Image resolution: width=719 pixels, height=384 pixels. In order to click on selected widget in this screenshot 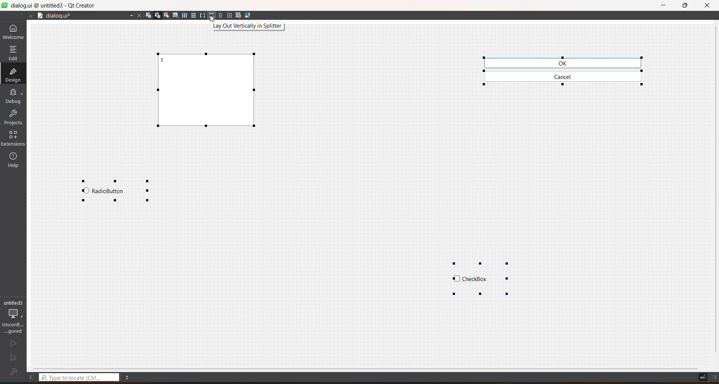, I will do `click(116, 192)`.